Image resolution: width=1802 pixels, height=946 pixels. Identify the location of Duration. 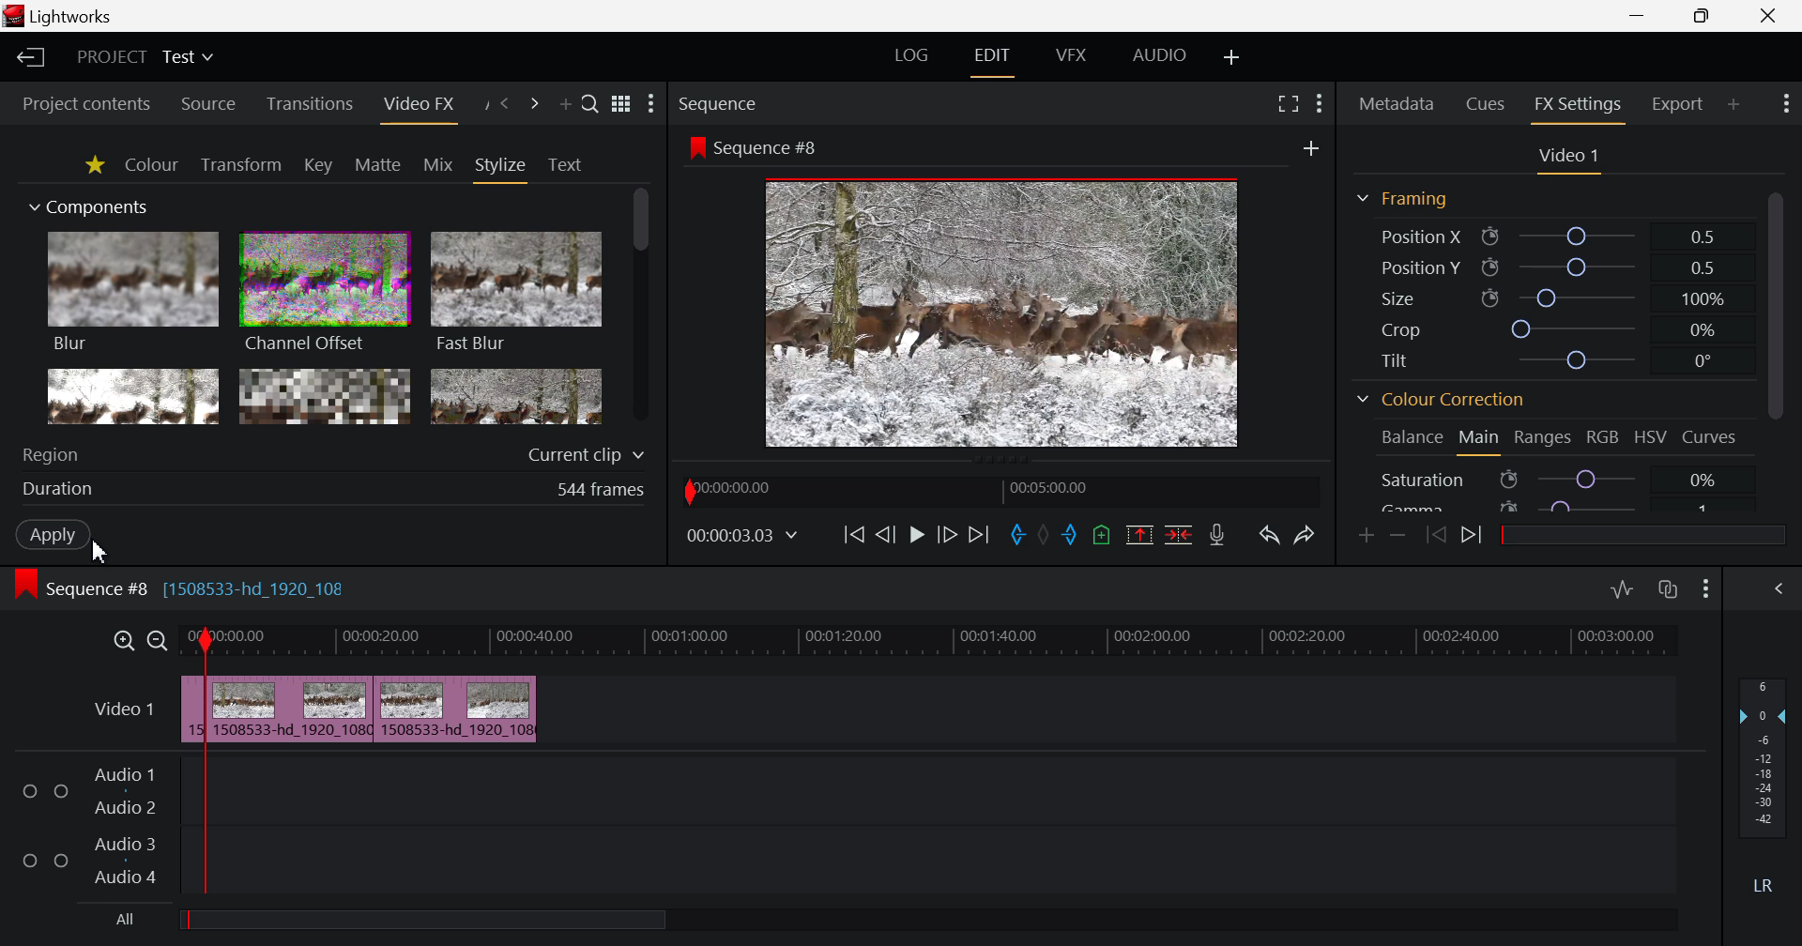
(336, 488).